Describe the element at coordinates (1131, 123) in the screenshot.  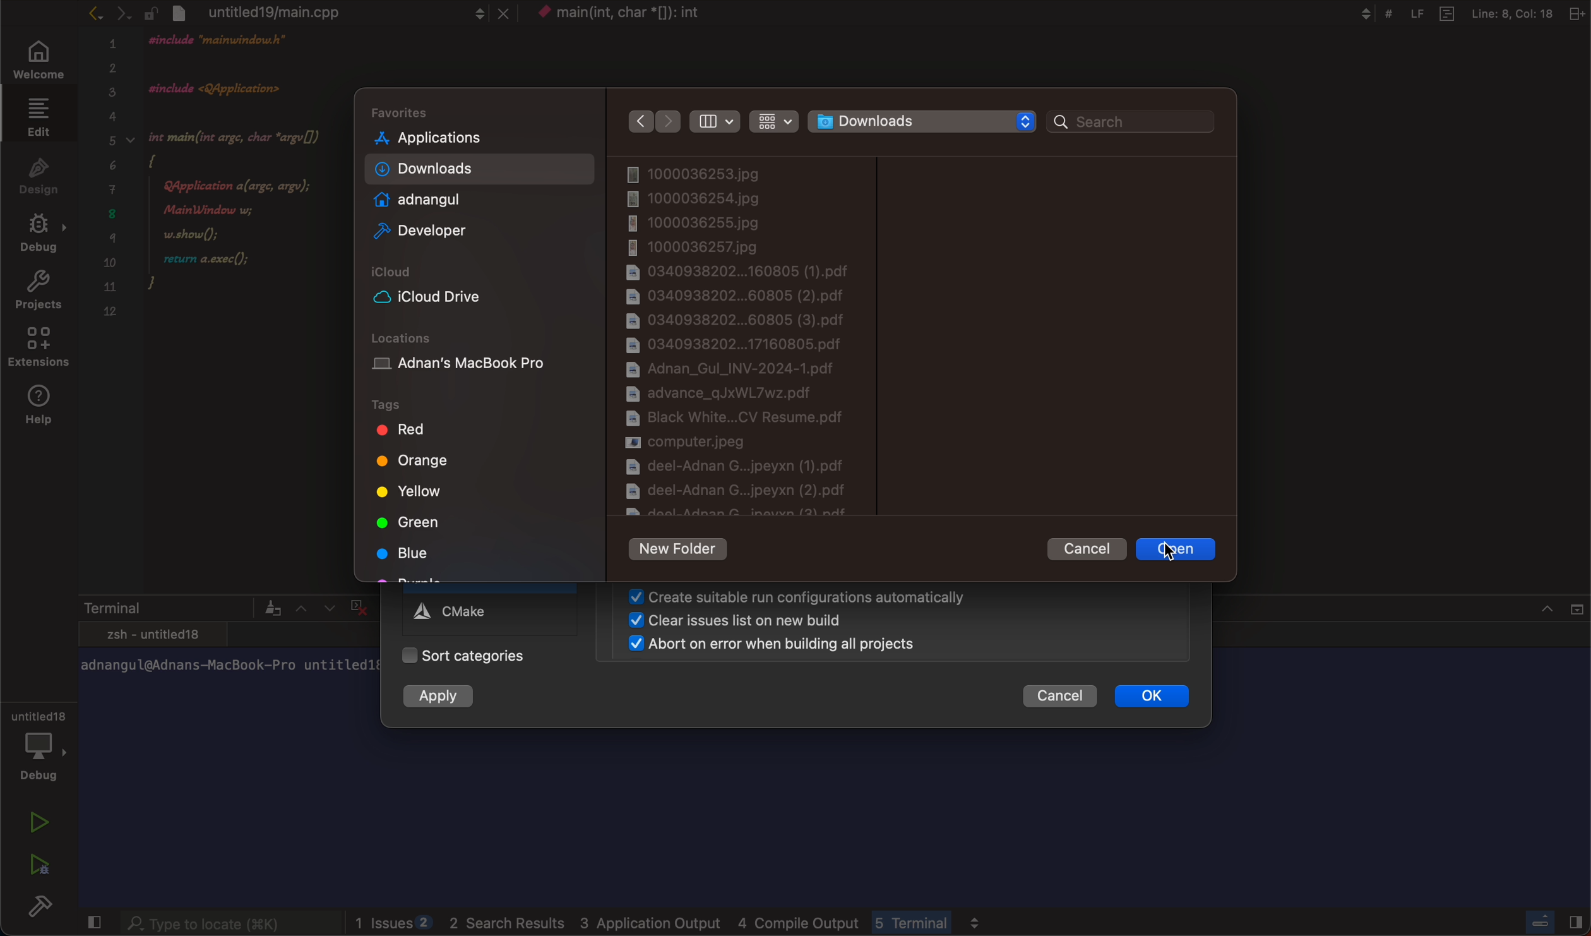
I see `search` at that location.